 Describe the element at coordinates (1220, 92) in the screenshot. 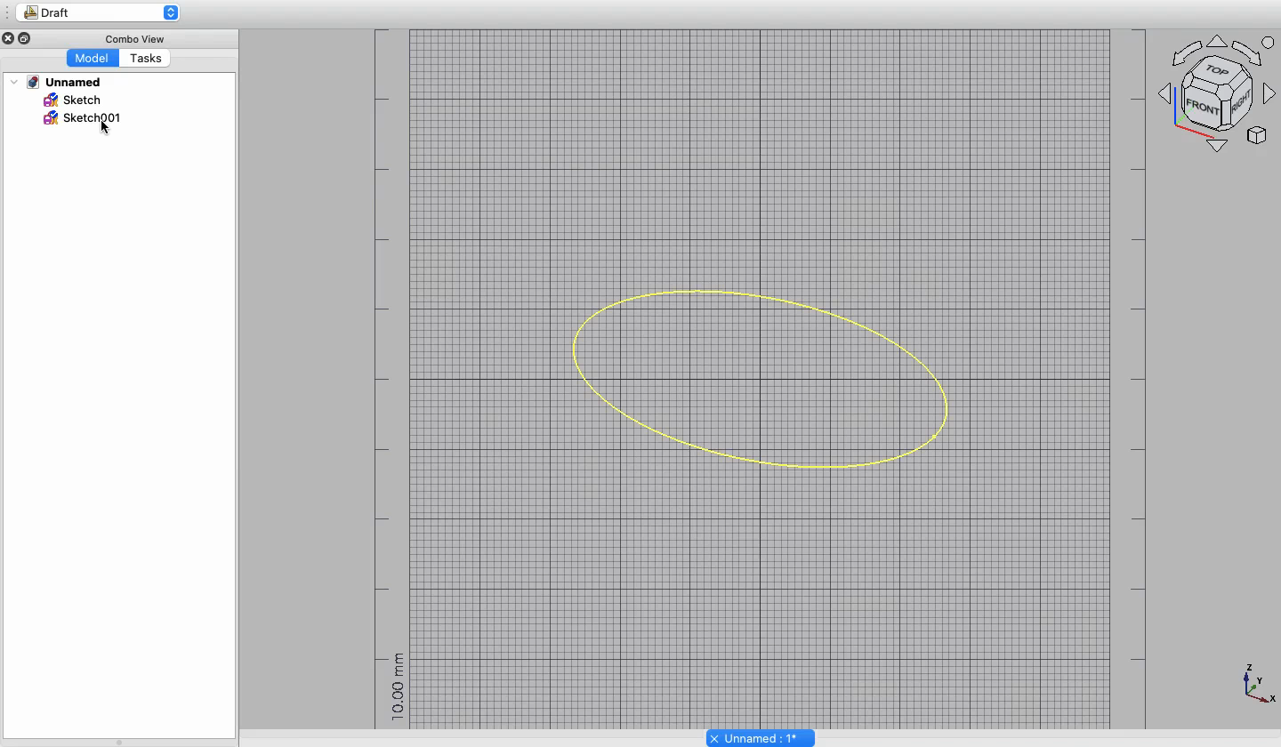

I see `Axes` at that location.